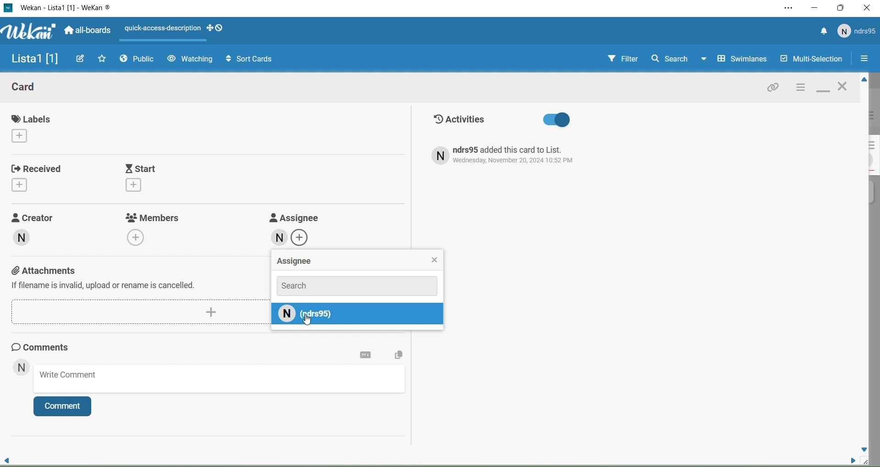 Image resolution: width=880 pixels, height=467 pixels. What do you see at coordinates (841, 8) in the screenshot?
I see `Box` at bounding box center [841, 8].